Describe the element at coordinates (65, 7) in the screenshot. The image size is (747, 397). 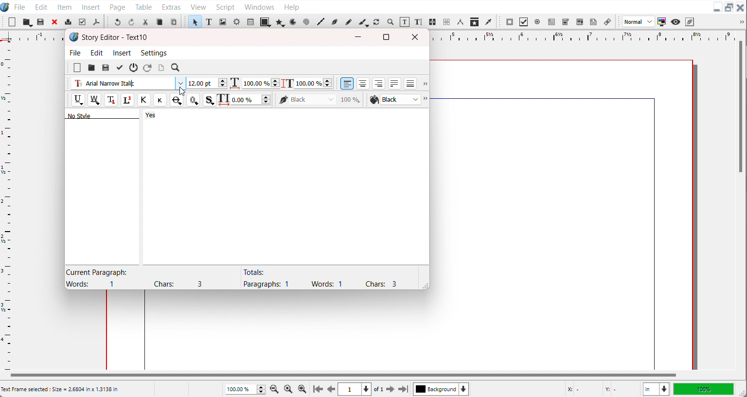
I see `Item` at that location.